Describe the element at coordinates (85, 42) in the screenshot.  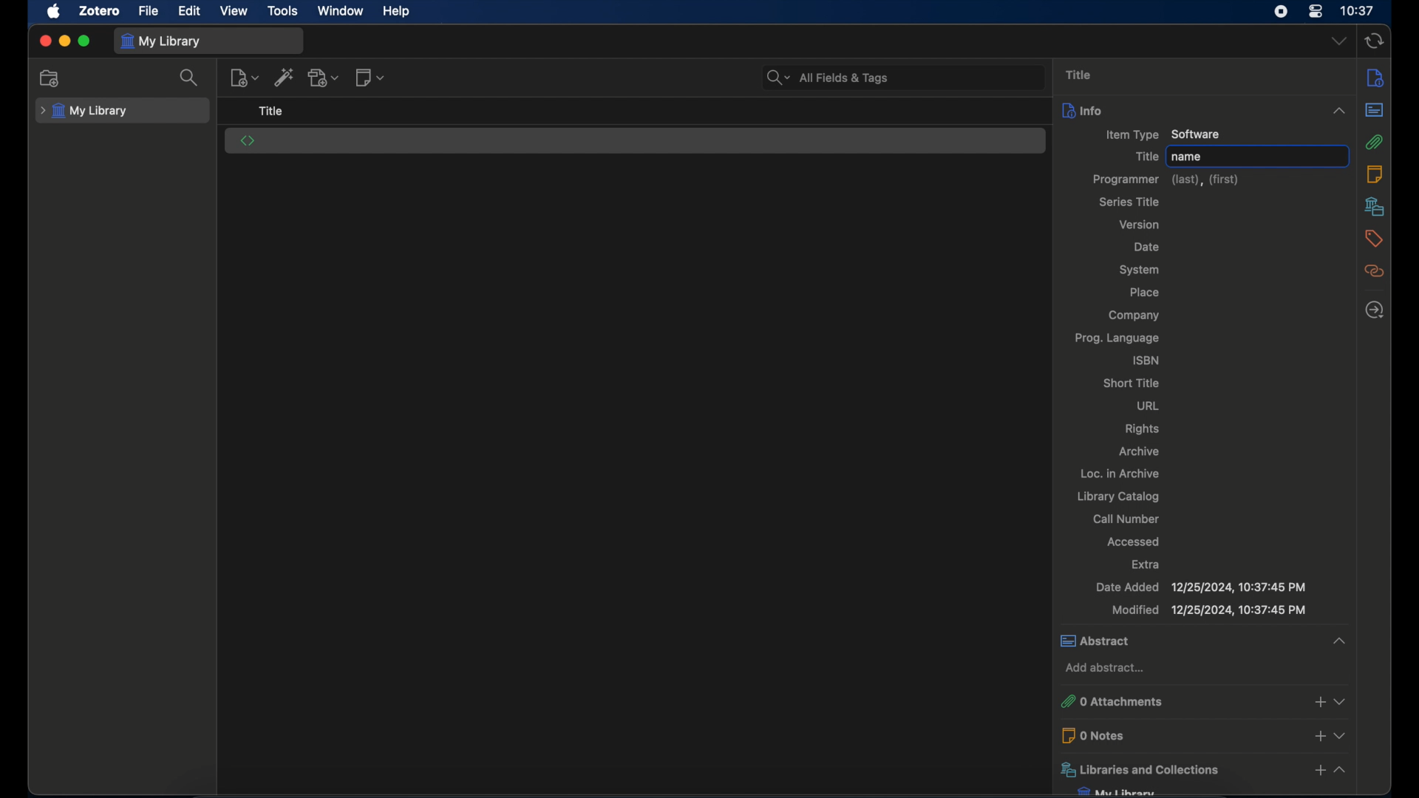
I see `maximize` at that location.